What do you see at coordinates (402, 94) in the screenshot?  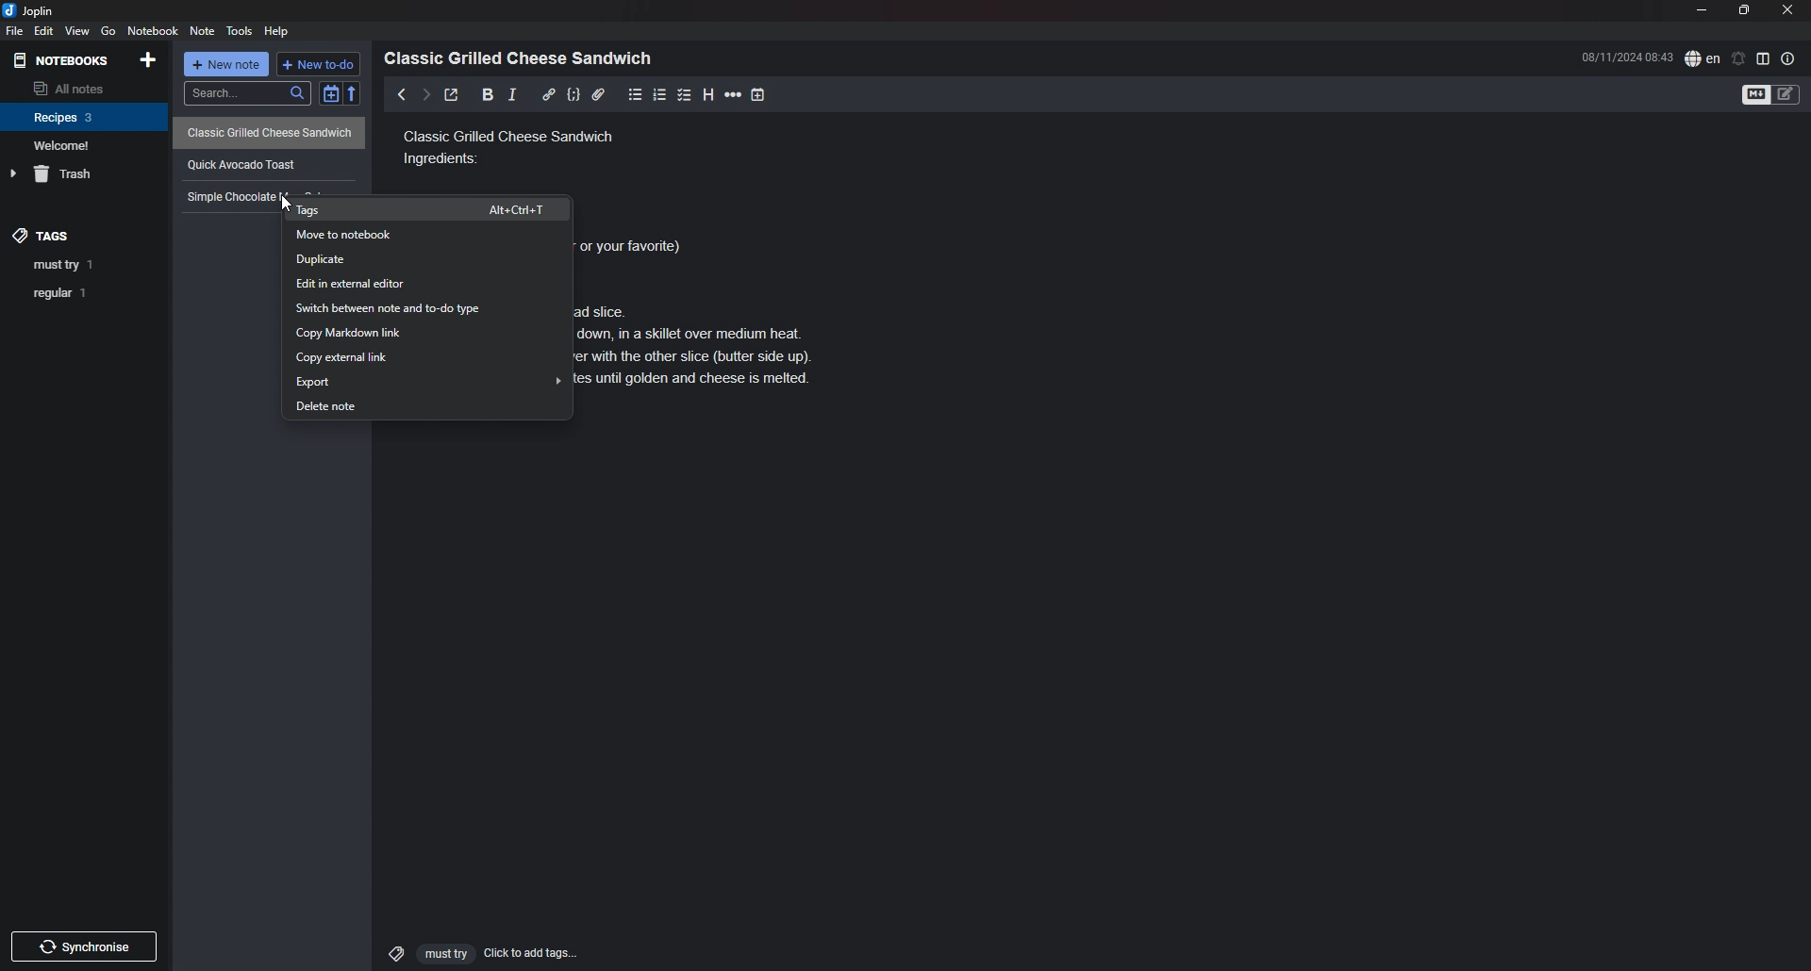 I see `previous` at bounding box center [402, 94].